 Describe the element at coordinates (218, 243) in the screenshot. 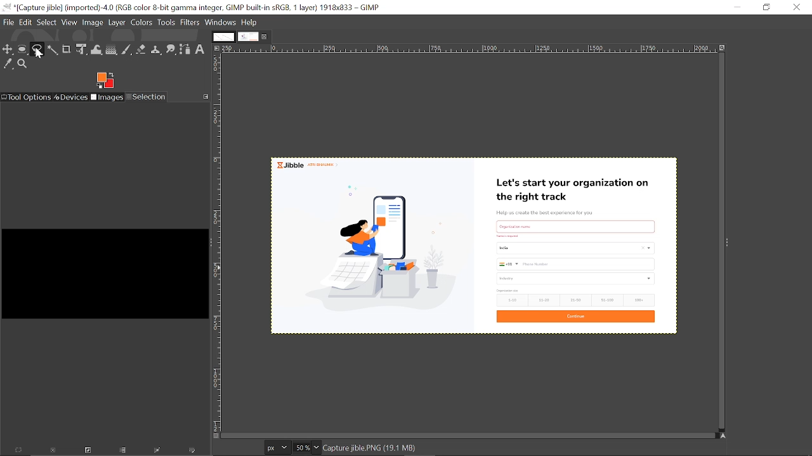

I see `Vertical label` at that location.